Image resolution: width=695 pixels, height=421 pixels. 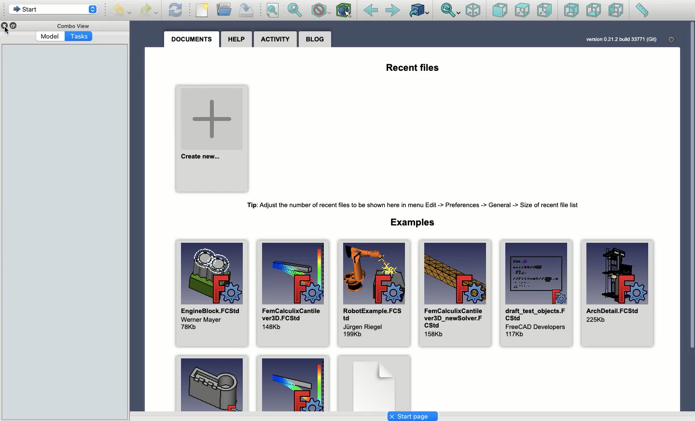 What do you see at coordinates (149, 9) in the screenshot?
I see `Redo` at bounding box center [149, 9].